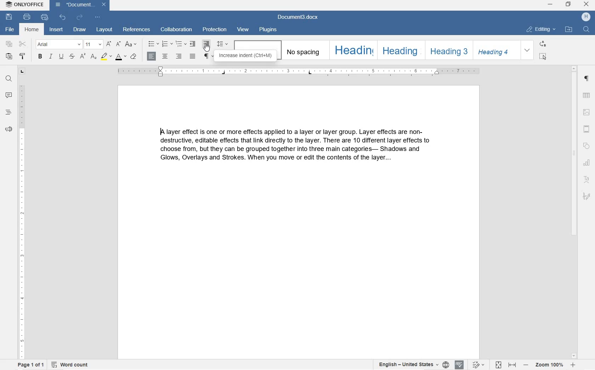 Image resolution: width=595 pixels, height=370 pixels. I want to click on Document3.docx, so click(299, 17).